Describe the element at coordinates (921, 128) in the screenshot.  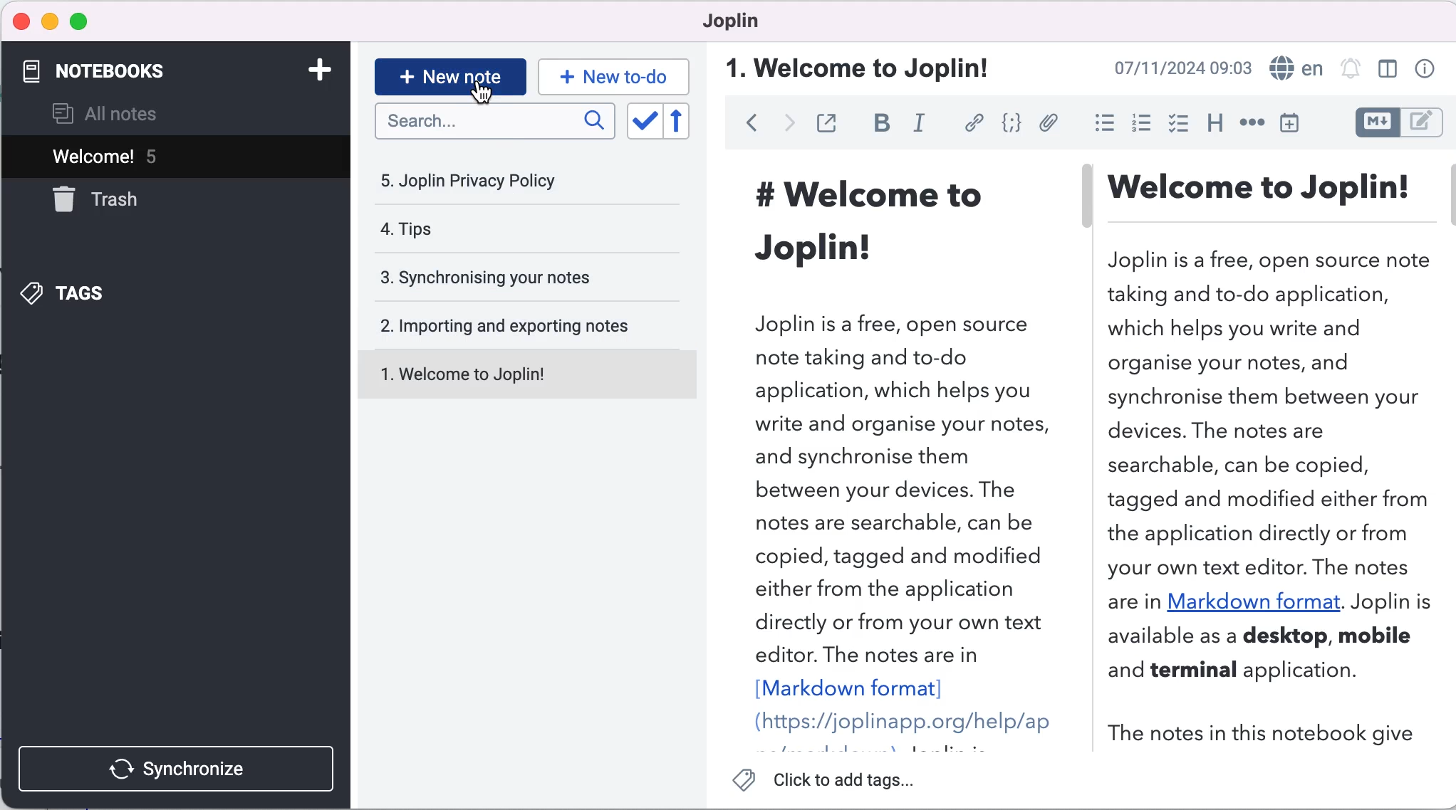
I see `italic` at that location.